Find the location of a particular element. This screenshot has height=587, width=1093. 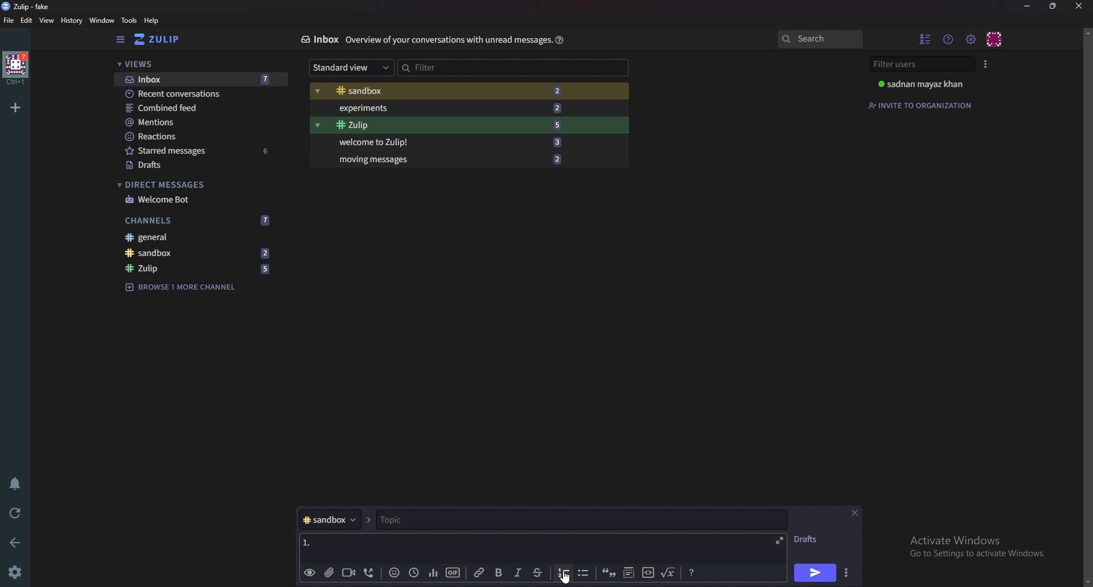

Info is located at coordinates (446, 40).